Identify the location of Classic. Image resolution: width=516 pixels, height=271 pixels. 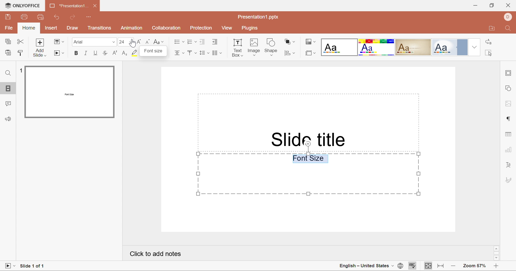
(413, 46).